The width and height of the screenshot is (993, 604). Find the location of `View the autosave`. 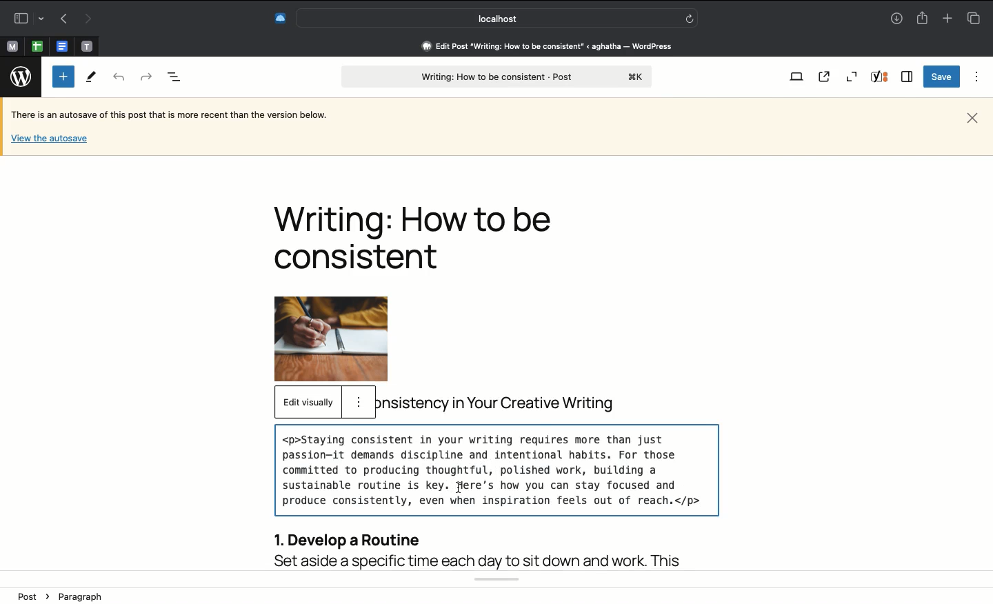

View the autosave is located at coordinates (49, 137).